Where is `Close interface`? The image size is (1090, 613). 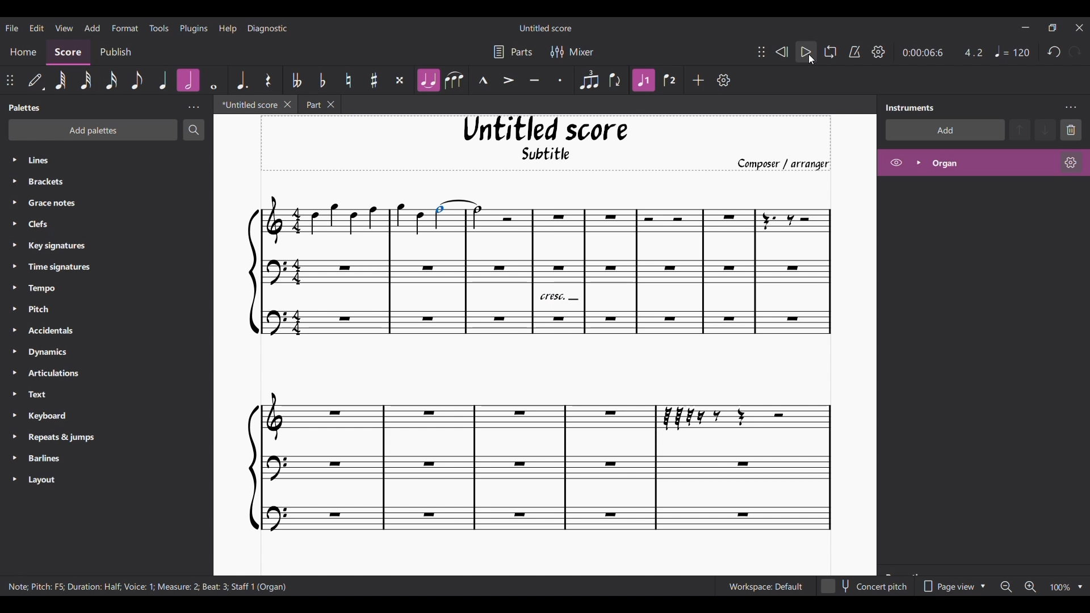 Close interface is located at coordinates (1079, 28).